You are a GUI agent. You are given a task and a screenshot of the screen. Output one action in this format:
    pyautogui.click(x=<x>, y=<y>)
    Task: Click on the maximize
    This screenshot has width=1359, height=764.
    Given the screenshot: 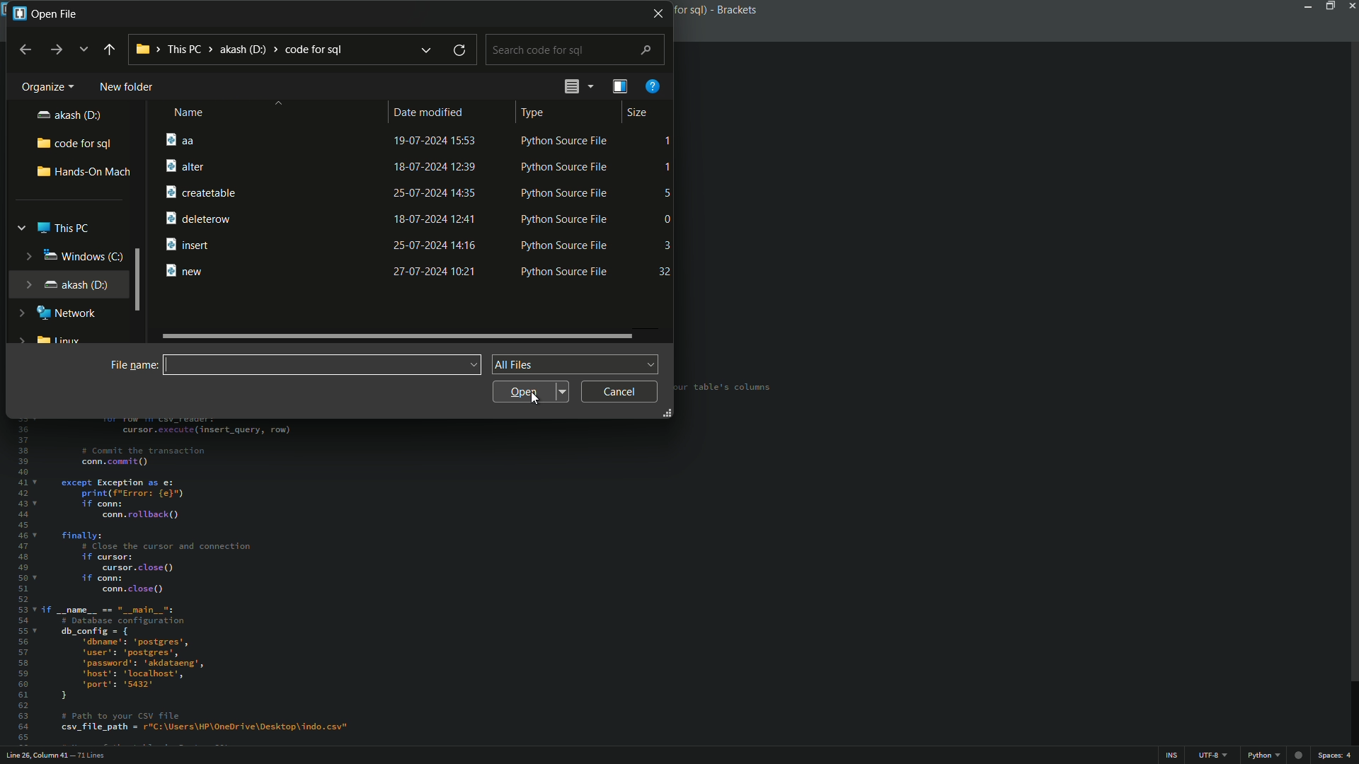 What is the action you would take?
    pyautogui.click(x=1329, y=6)
    